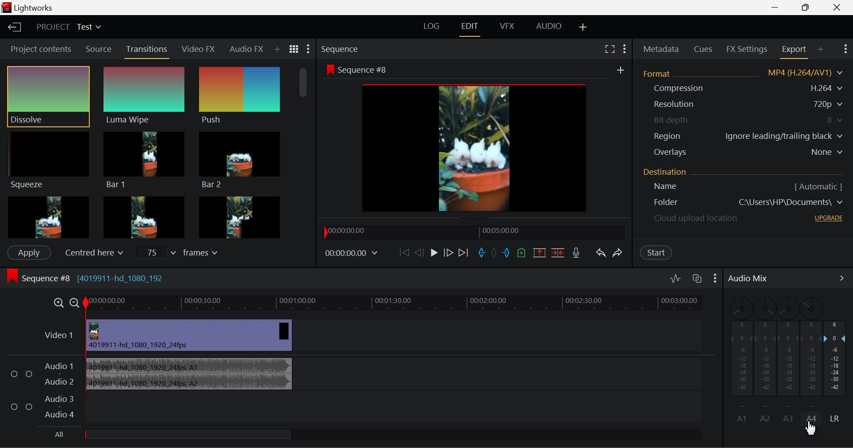 This screenshot has height=448, width=853. I want to click on Remove marked section, so click(539, 252).